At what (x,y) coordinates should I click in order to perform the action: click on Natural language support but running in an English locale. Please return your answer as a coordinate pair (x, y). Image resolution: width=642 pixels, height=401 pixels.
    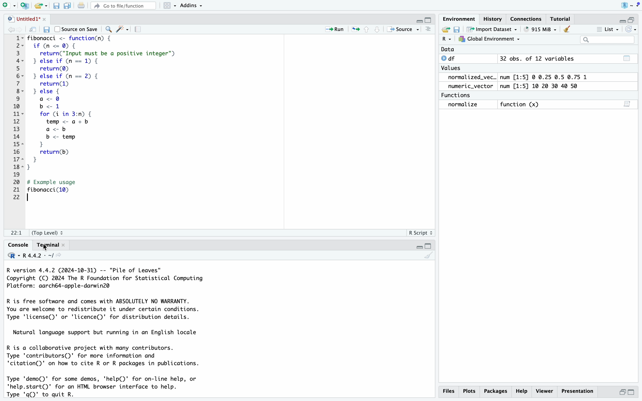
    Looking at the image, I should click on (110, 333).